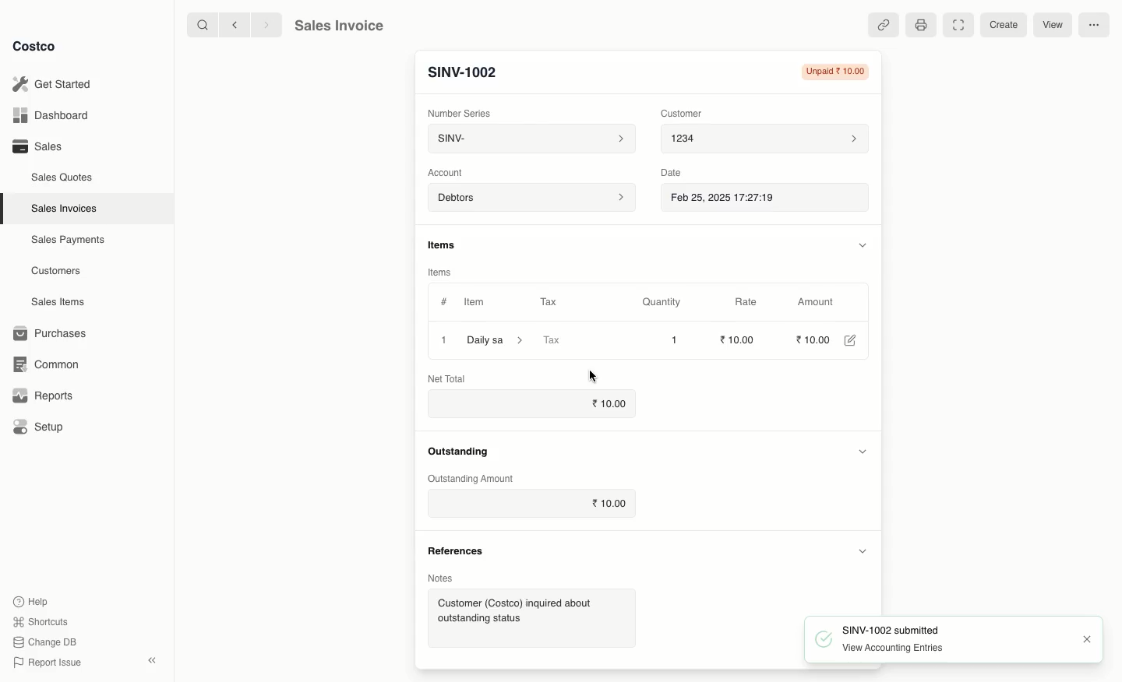 This screenshot has width=1122, height=682. Describe the element at coordinates (1088, 638) in the screenshot. I see `Close` at that location.